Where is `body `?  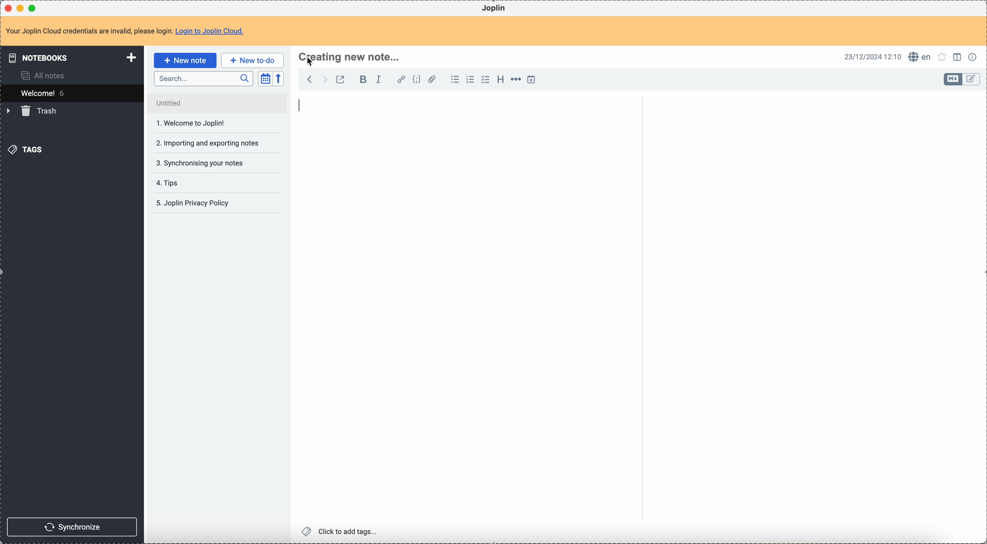 body  is located at coordinates (811, 318).